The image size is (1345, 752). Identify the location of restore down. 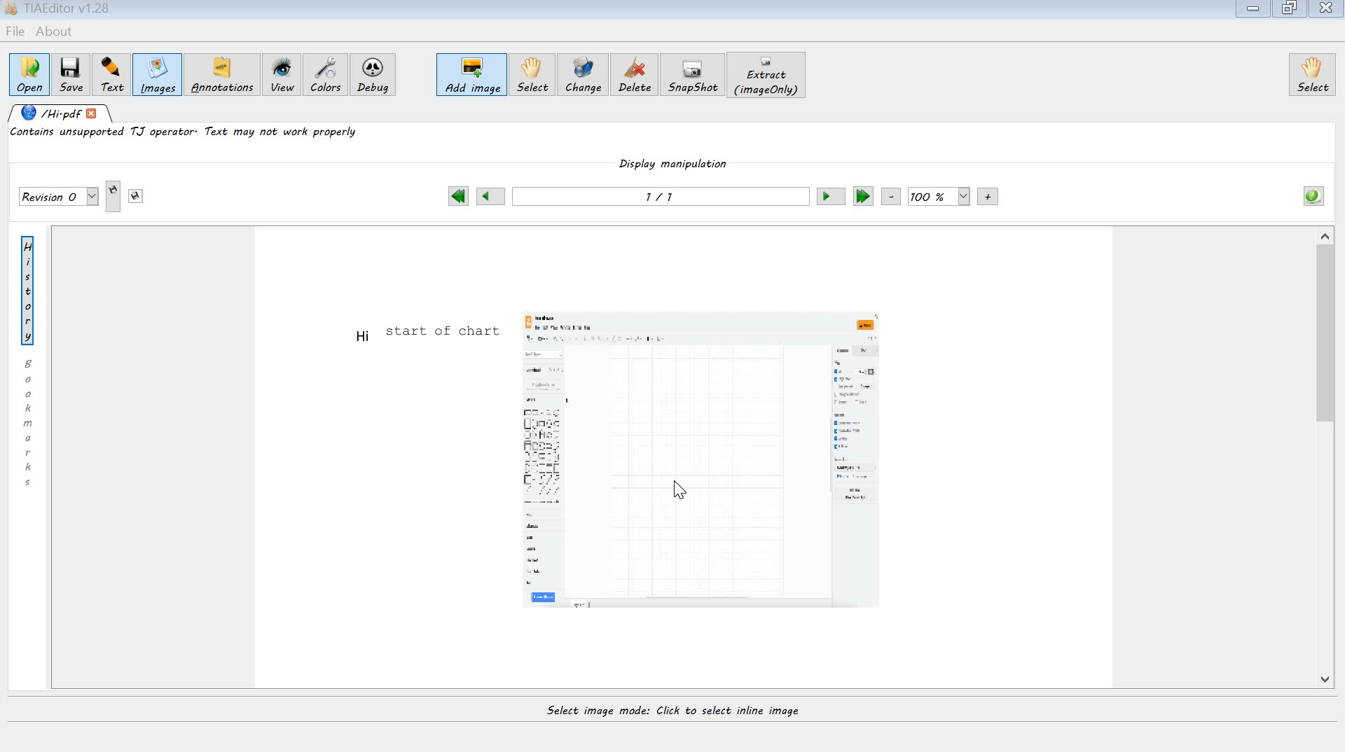
(1291, 8).